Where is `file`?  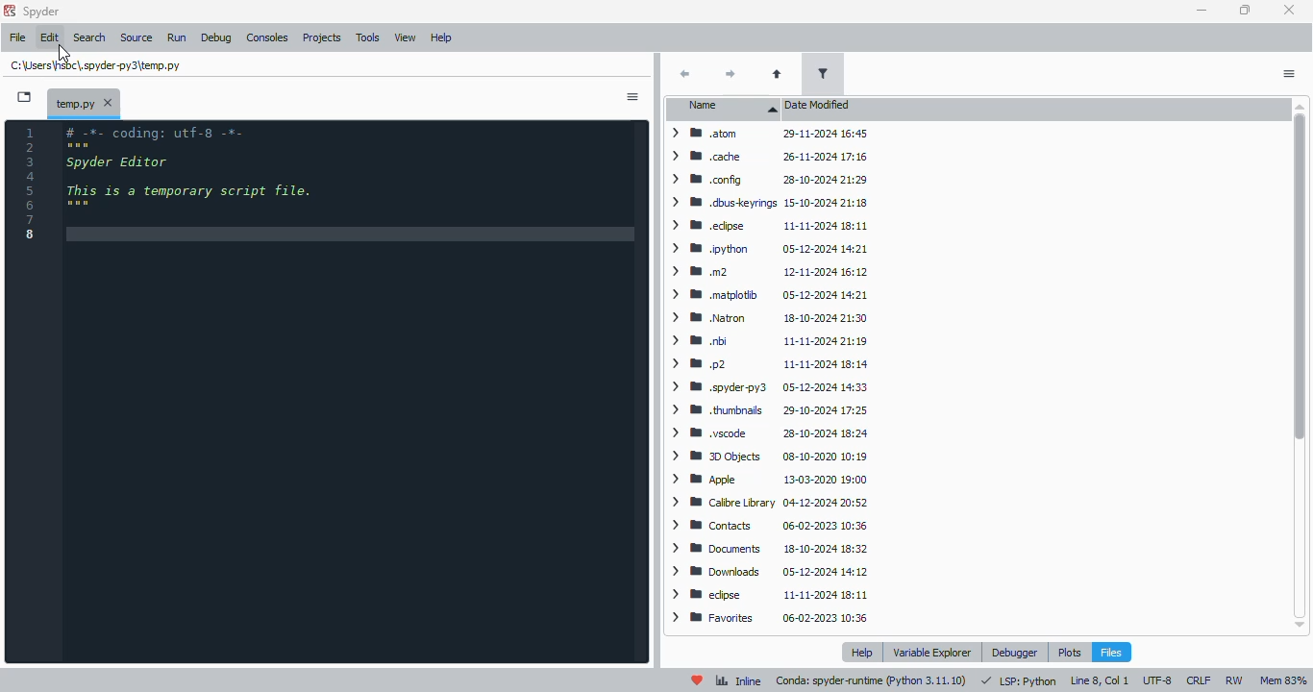
file is located at coordinates (18, 37).